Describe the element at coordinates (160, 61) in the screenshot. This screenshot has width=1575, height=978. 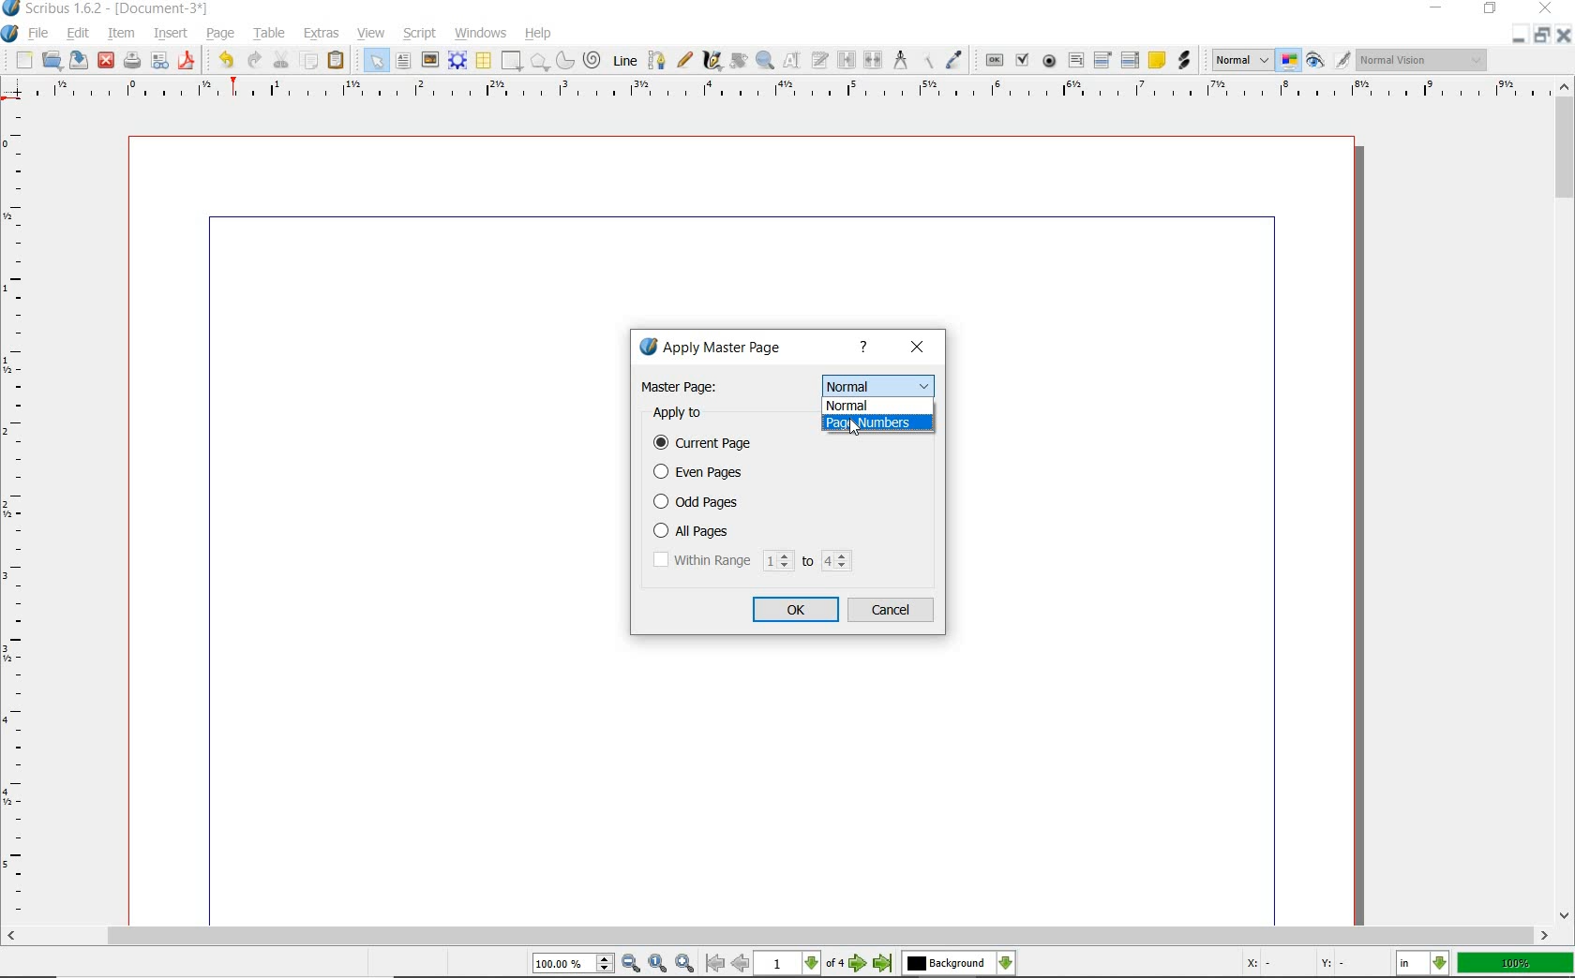
I see `preflight verifier` at that location.